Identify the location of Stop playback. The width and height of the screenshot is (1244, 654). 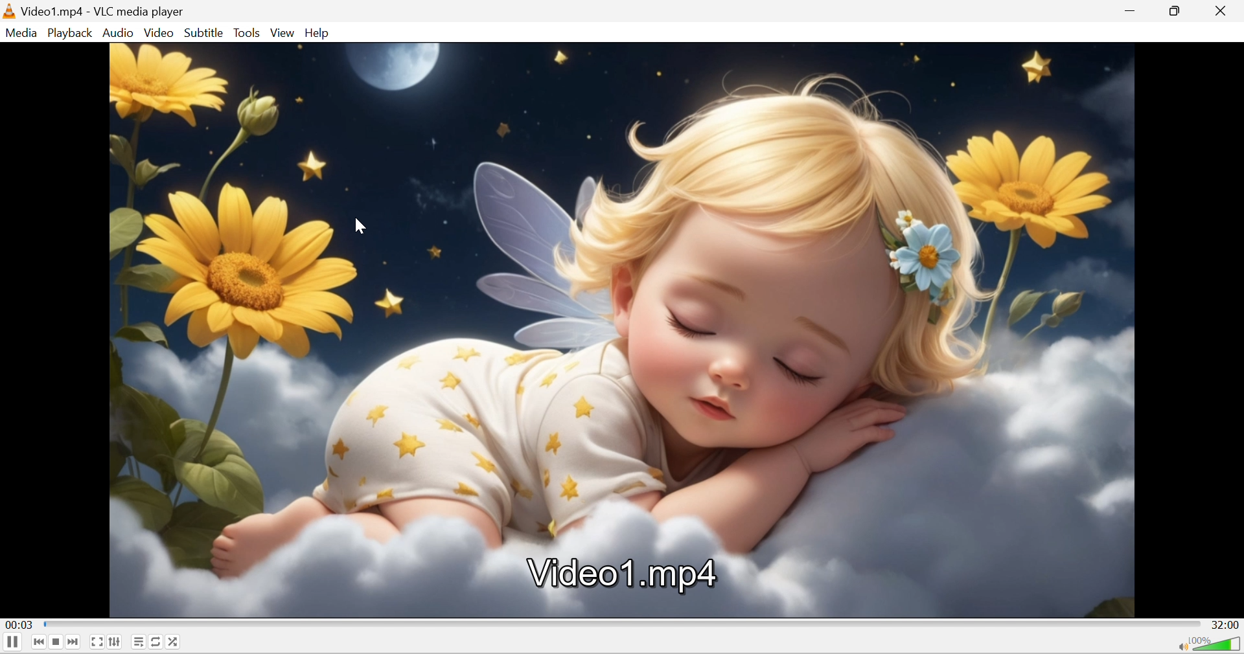
(58, 642).